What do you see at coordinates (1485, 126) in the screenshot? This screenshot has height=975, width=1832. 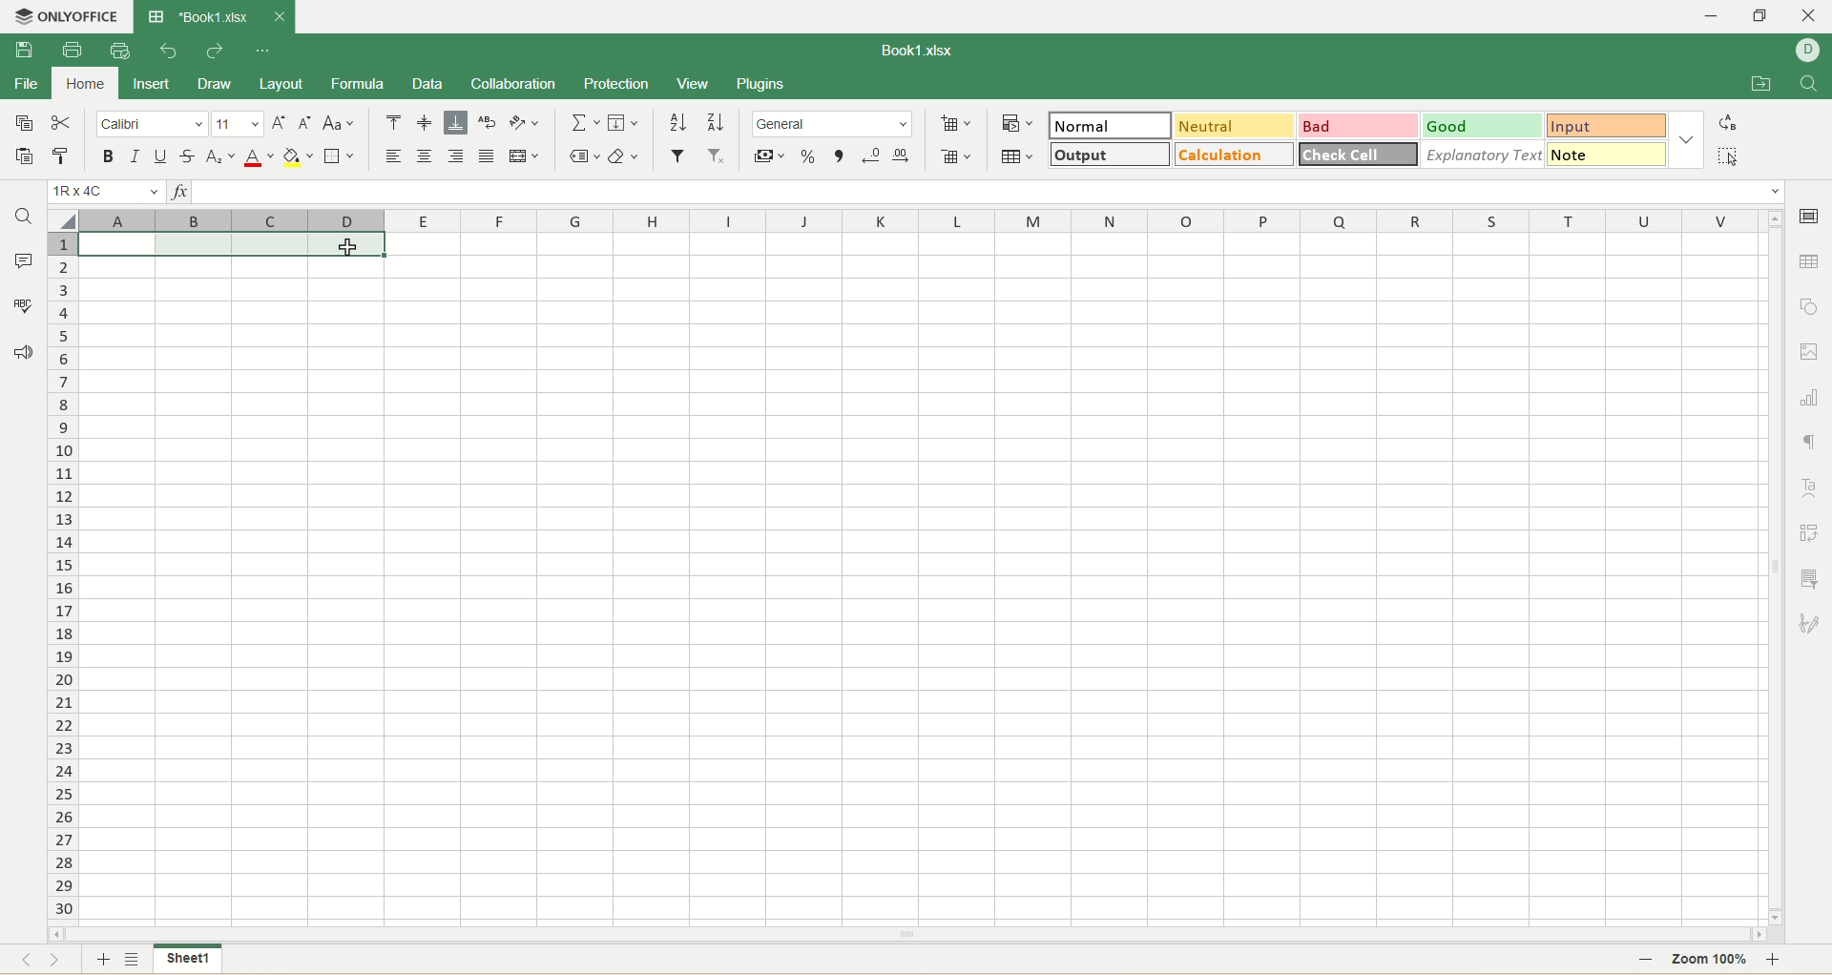 I see `good` at bounding box center [1485, 126].